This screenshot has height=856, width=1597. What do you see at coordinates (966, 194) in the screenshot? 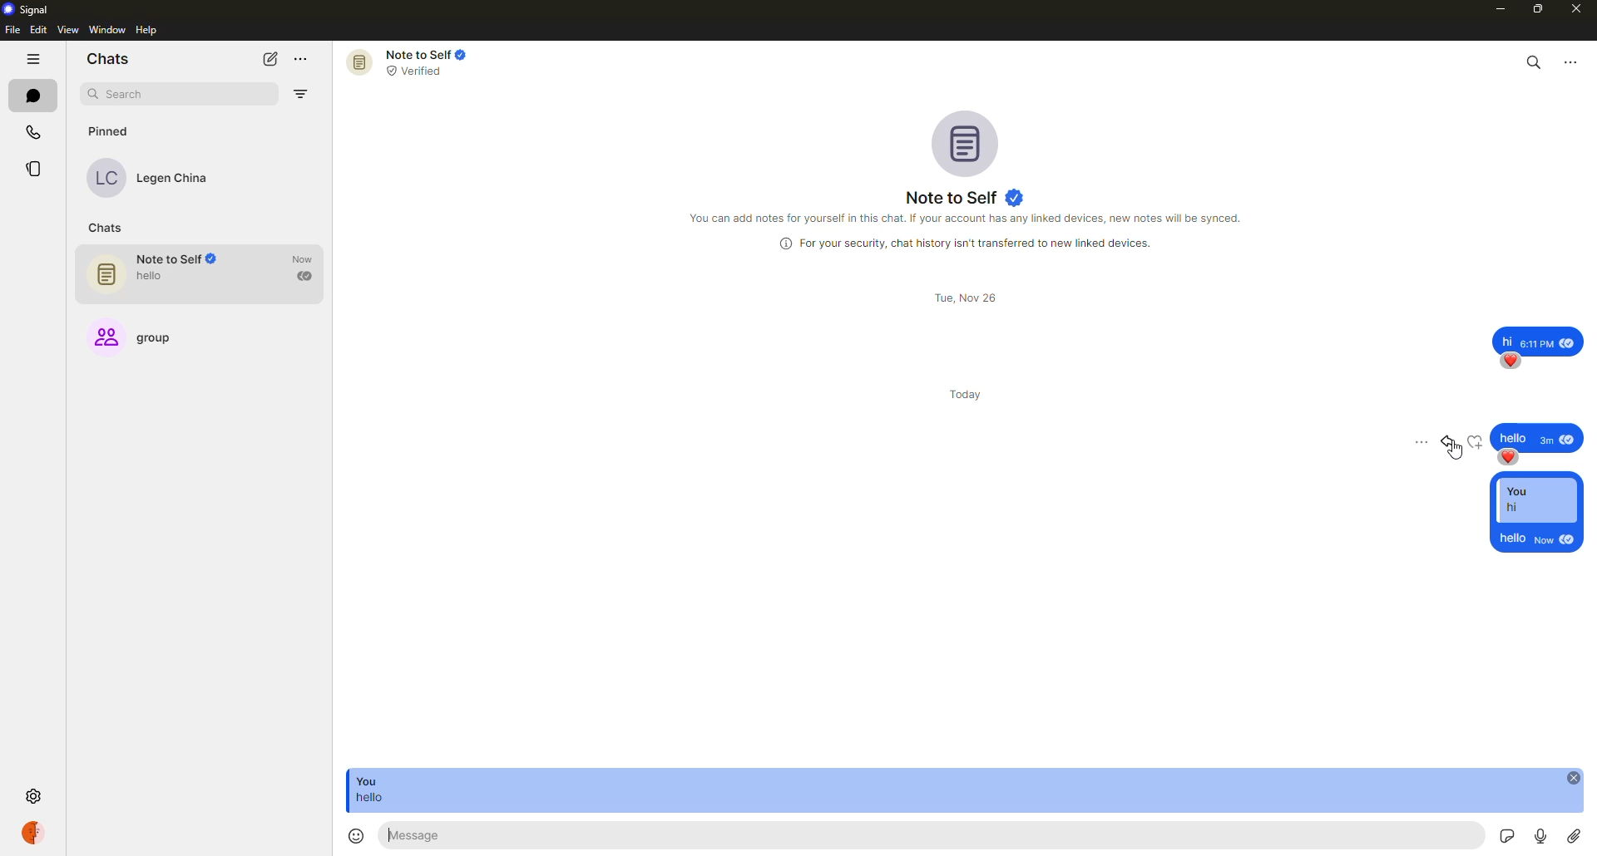
I see `note to self` at bounding box center [966, 194].